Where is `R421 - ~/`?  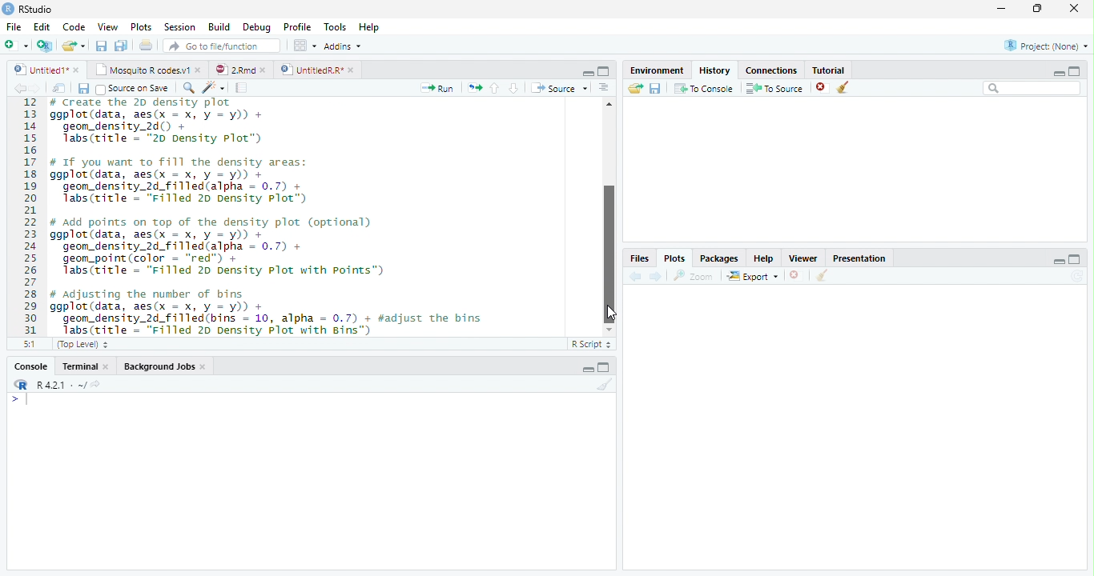
R421 - ~/ is located at coordinates (56, 385).